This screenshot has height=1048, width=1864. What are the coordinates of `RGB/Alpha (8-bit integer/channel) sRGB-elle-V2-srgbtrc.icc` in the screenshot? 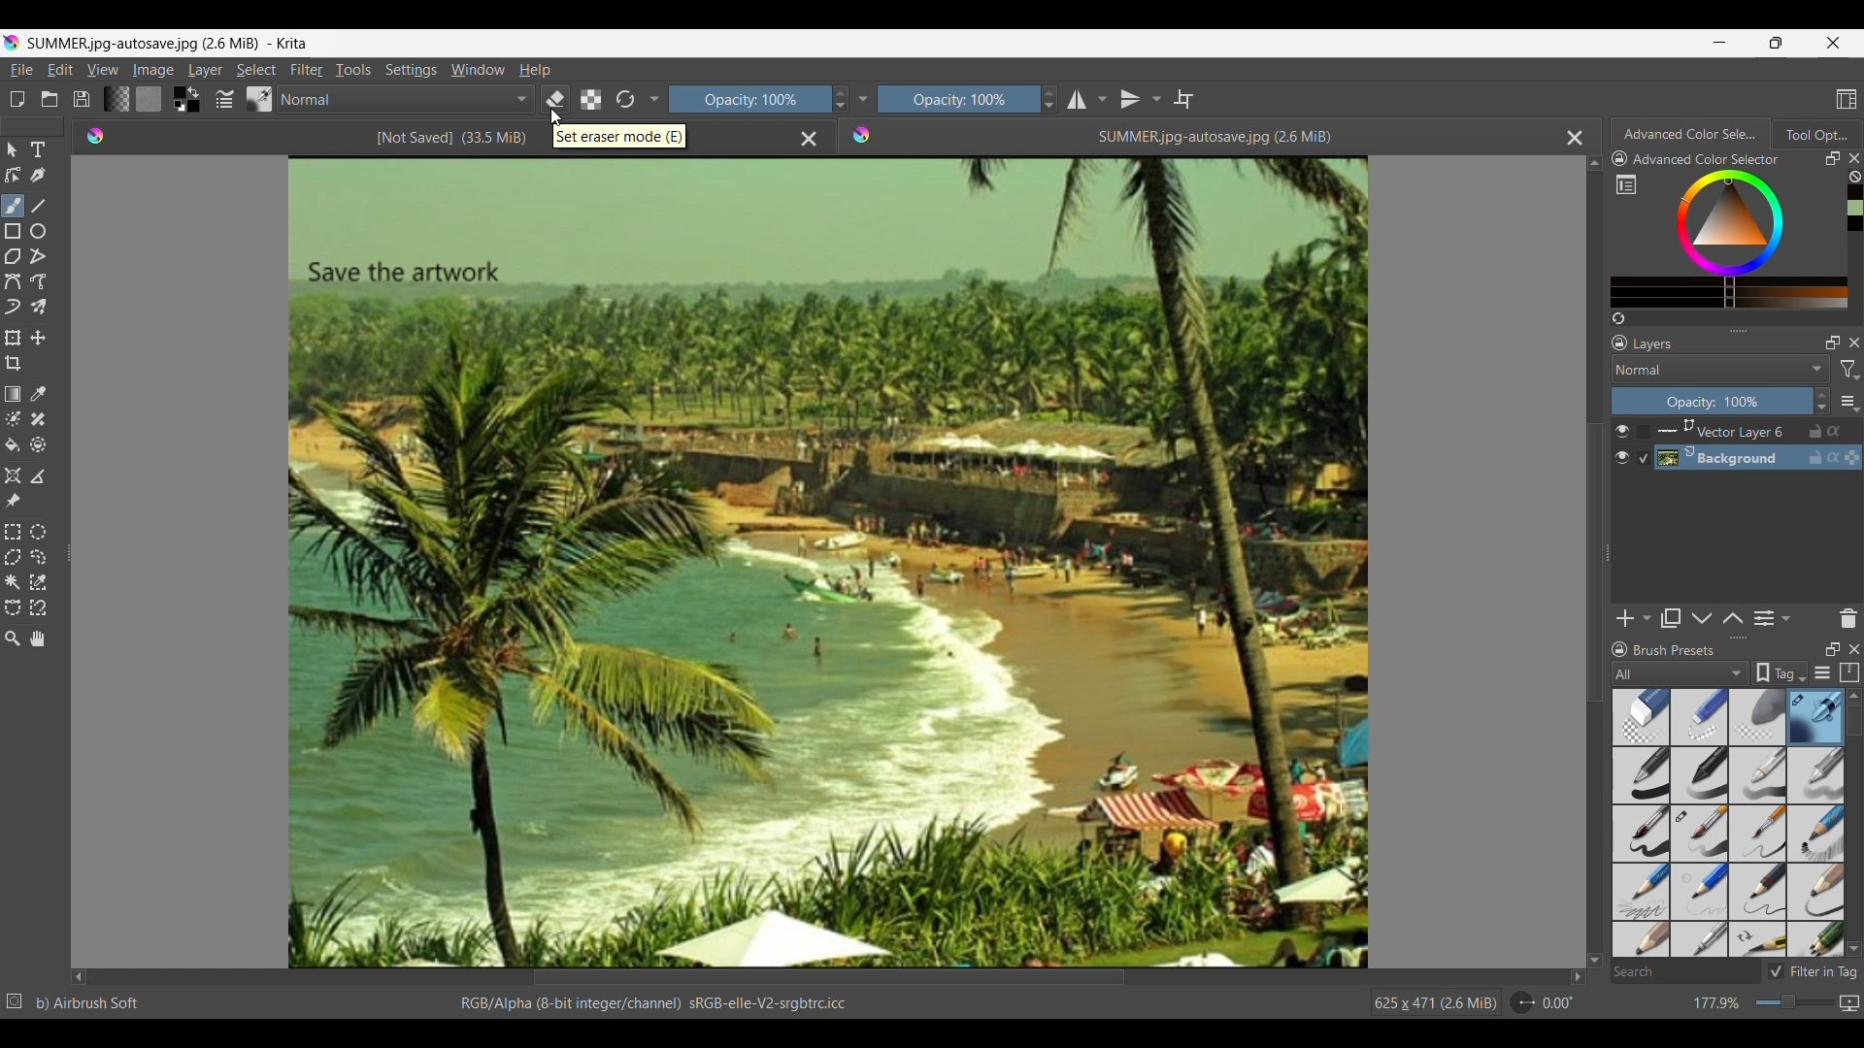 It's located at (650, 1004).